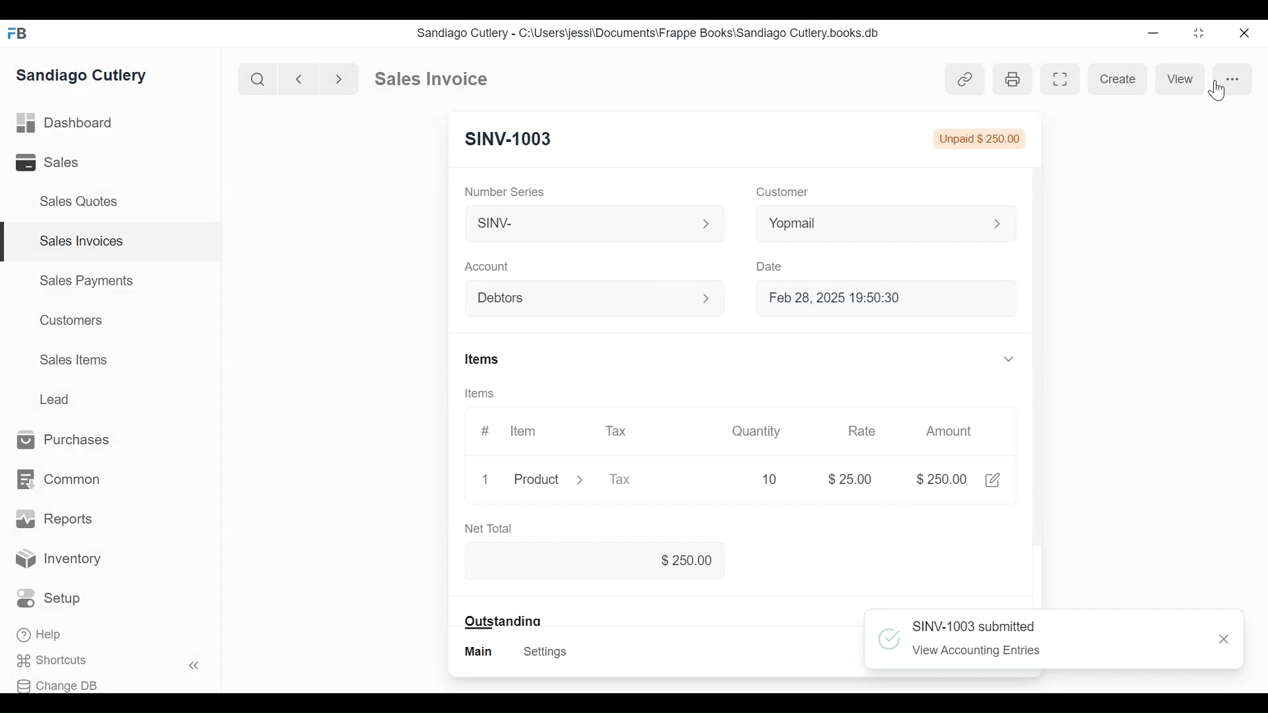  What do you see at coordinates (299, 79) in the screenshot?
I see `backward` at bounding box center [299, 79].